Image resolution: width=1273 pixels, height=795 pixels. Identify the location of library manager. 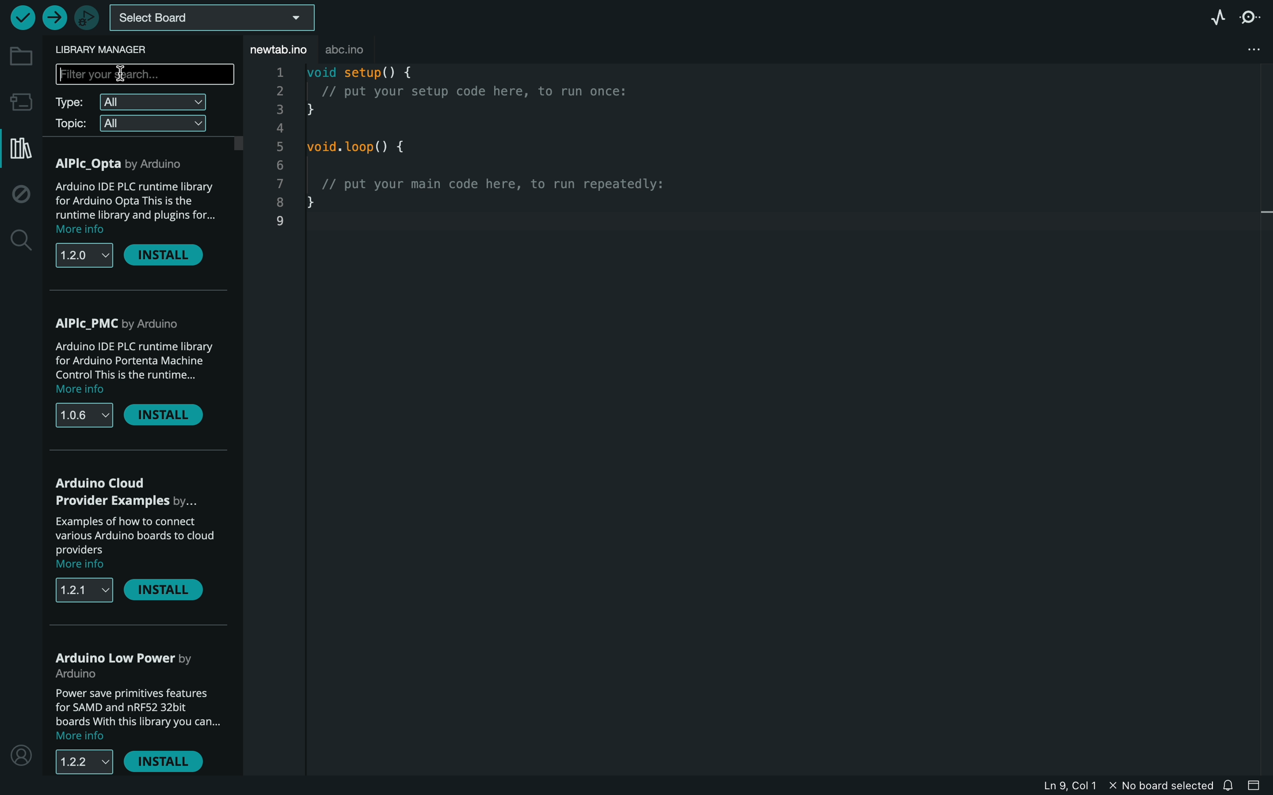
(110, 49).